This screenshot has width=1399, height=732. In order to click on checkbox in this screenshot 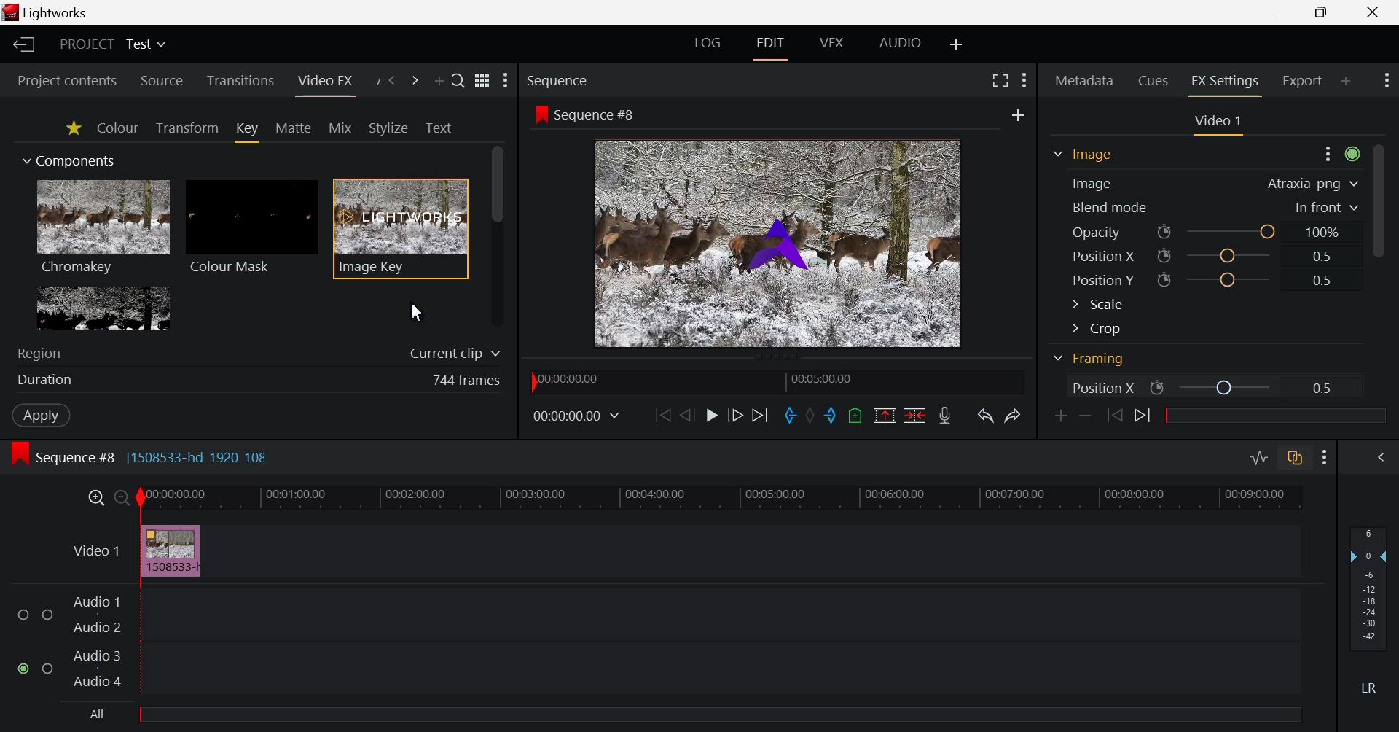, I will do `click(47, 669)`.